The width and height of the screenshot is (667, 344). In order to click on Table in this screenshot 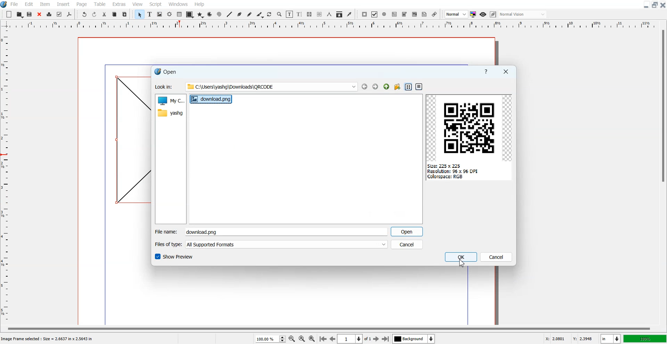, I will do `click(100, 4)`.